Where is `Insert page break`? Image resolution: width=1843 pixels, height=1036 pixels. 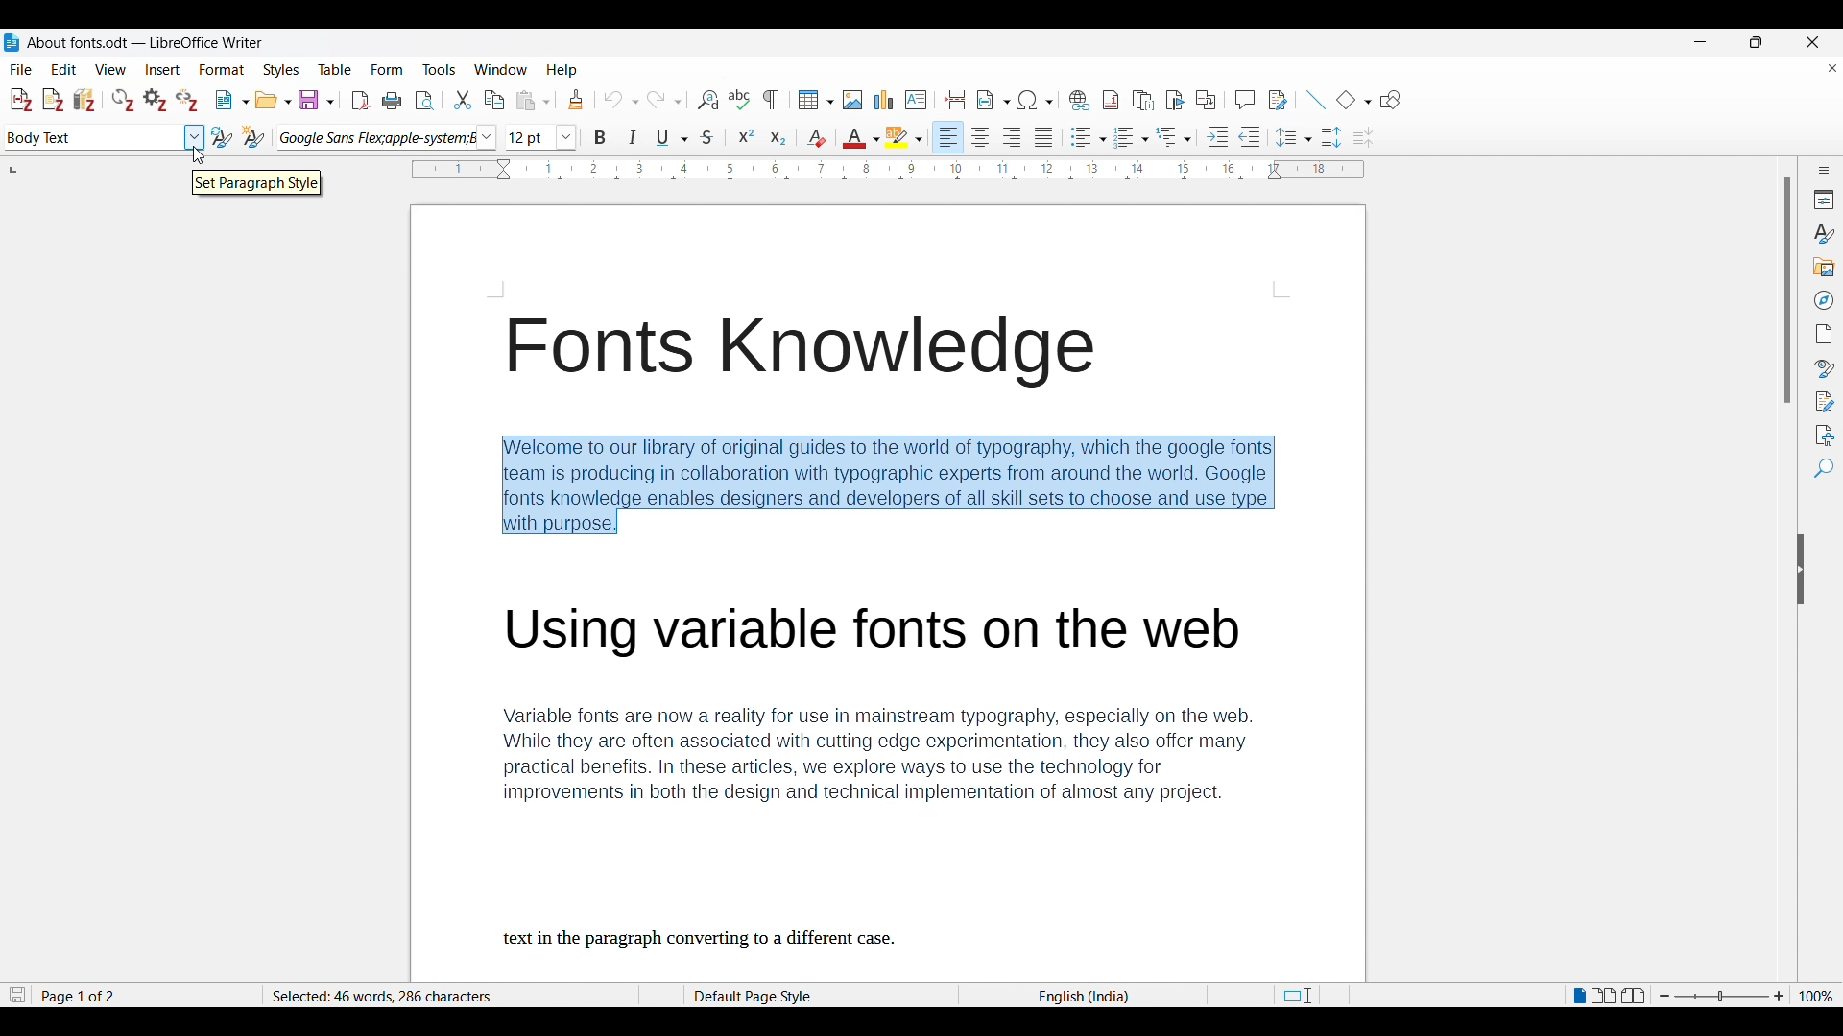 Insert page break is located at coordinates (956, 100).